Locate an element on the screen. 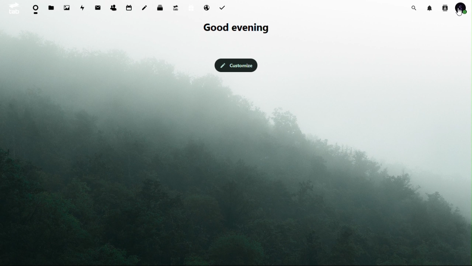 Image resolution: width=472 pixels, height=266 pixels. Account icon is located at coordinates (463, 8).